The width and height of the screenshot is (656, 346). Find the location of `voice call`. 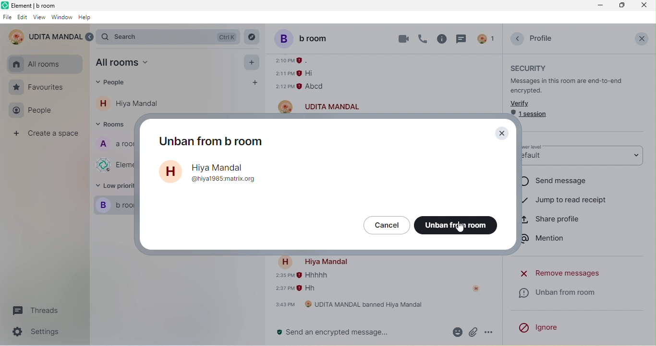

voice call is located at coordinates (423, 39).